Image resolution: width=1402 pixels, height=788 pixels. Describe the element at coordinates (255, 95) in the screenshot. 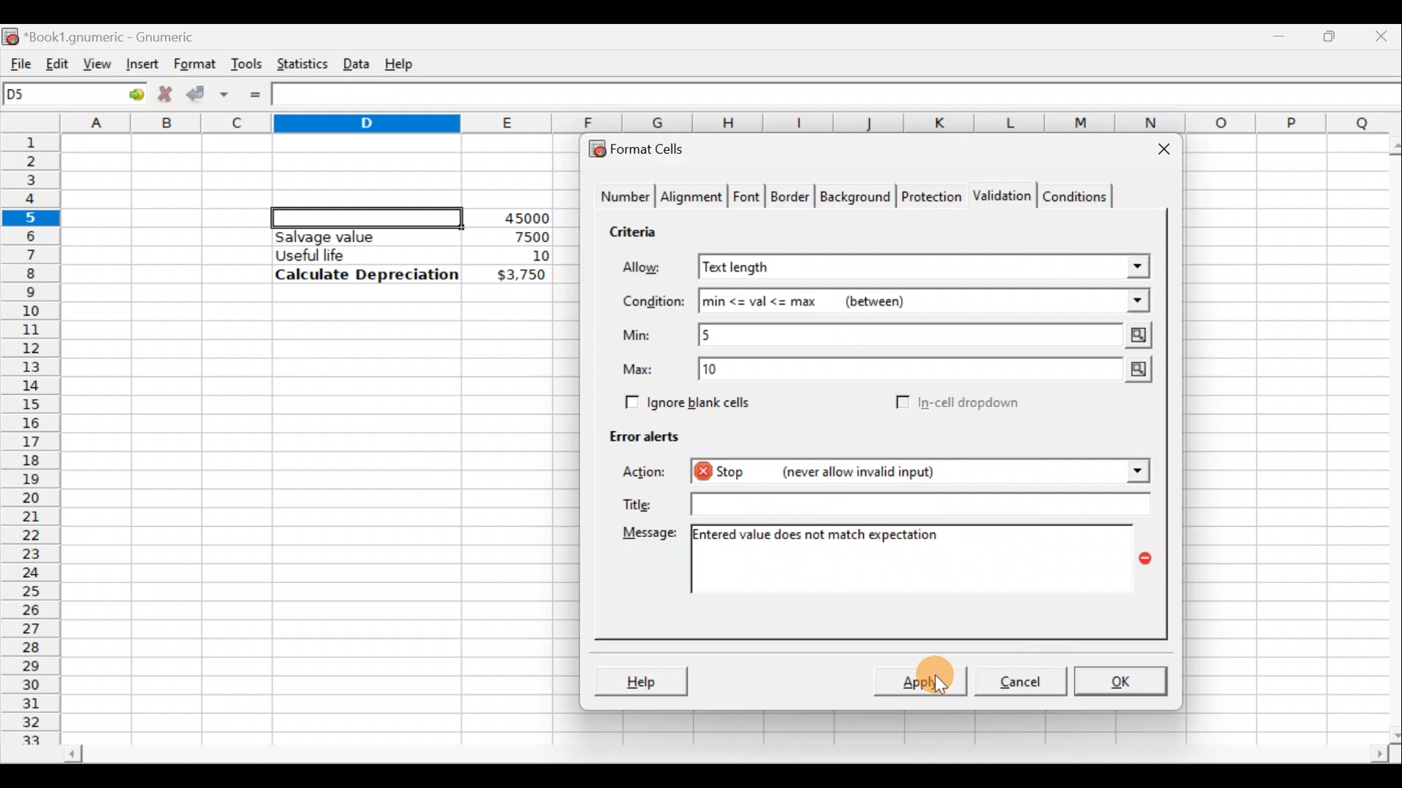

I see `Enter formula` at that location.